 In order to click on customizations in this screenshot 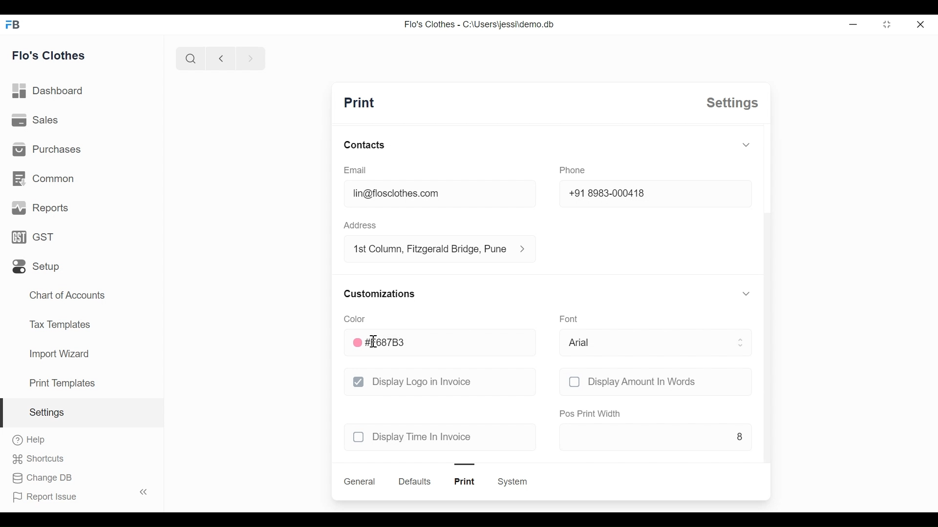, I will do `click(380, 294)`.